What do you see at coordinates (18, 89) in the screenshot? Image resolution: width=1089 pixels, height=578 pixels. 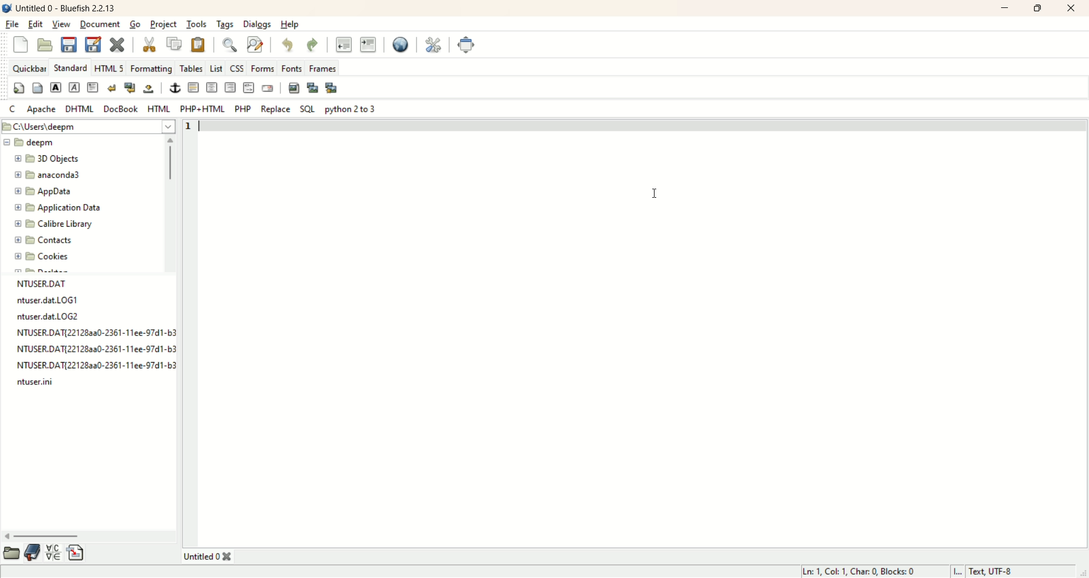 I see `quickstart` at bounding box center [18, 89].